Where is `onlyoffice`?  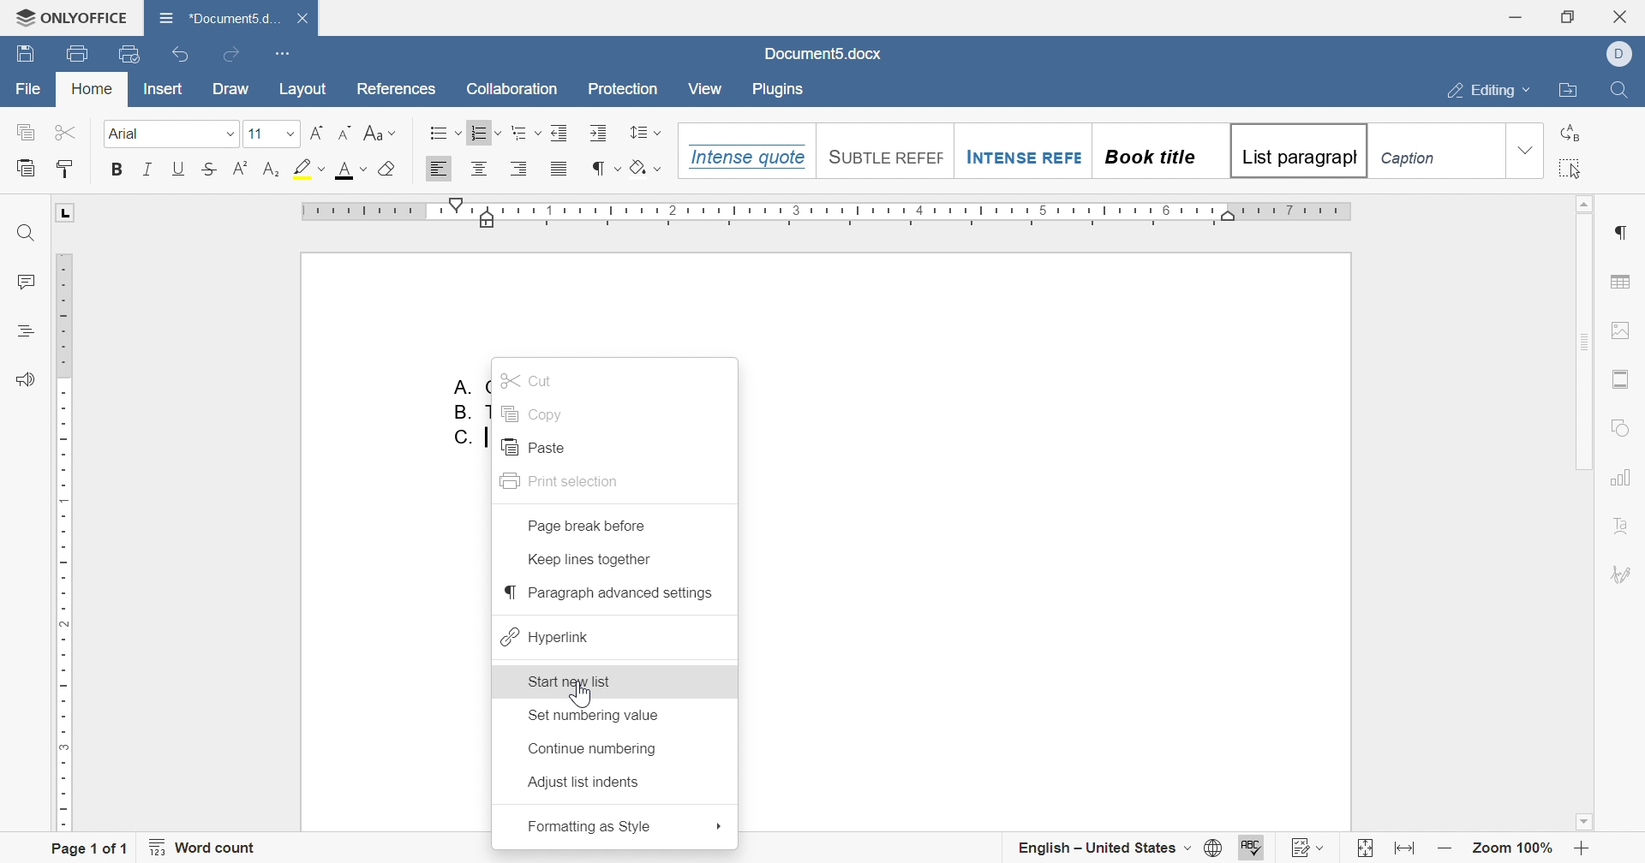
onlyoffice is located at coordinates (72, 17).